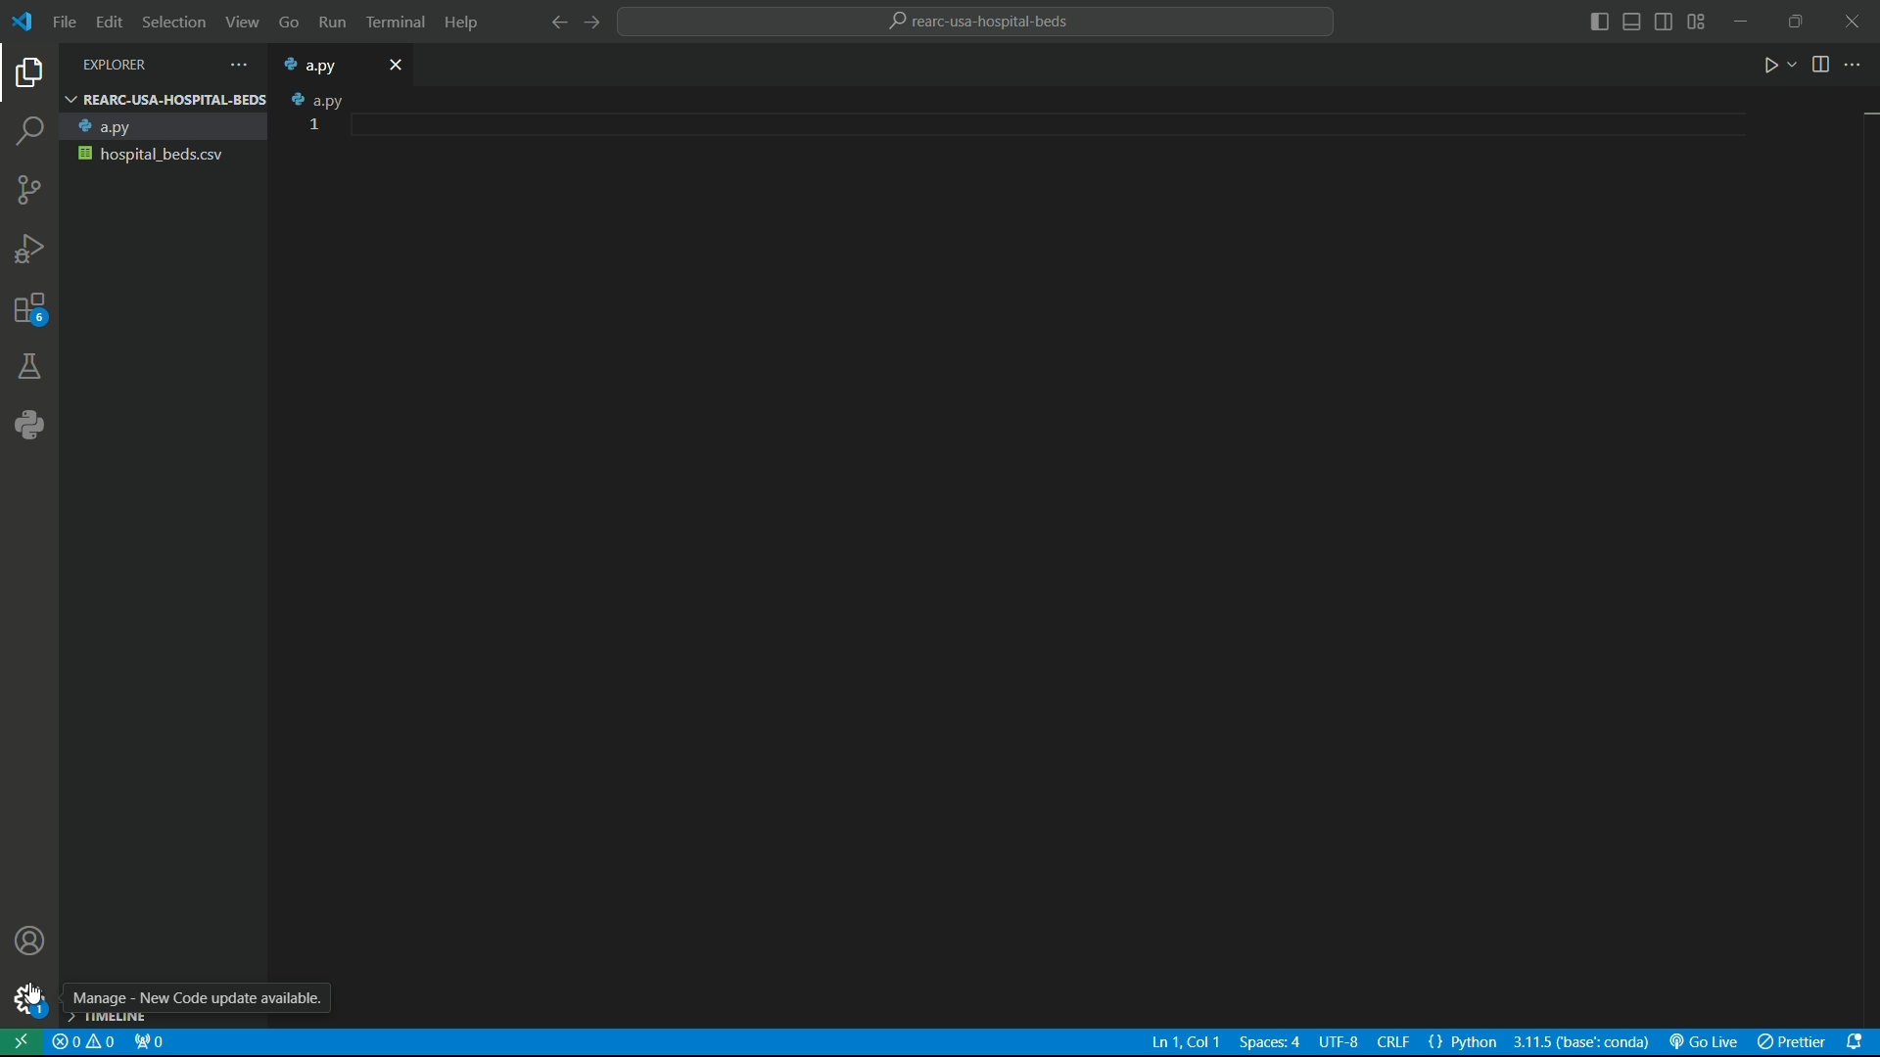 This screenshot has width=1880, height=1057. I want to click on problem or error, so click(85, 1042).